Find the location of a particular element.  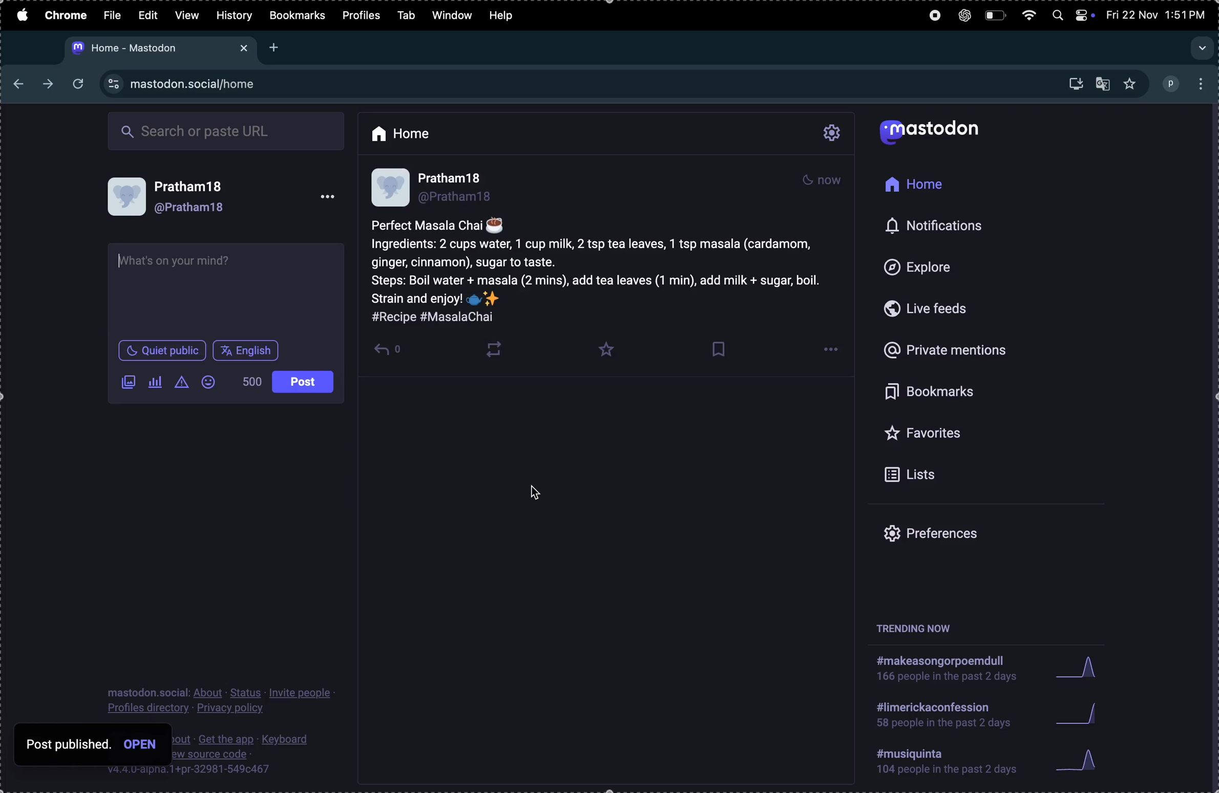

500 words is located at coordinates (250, 381).